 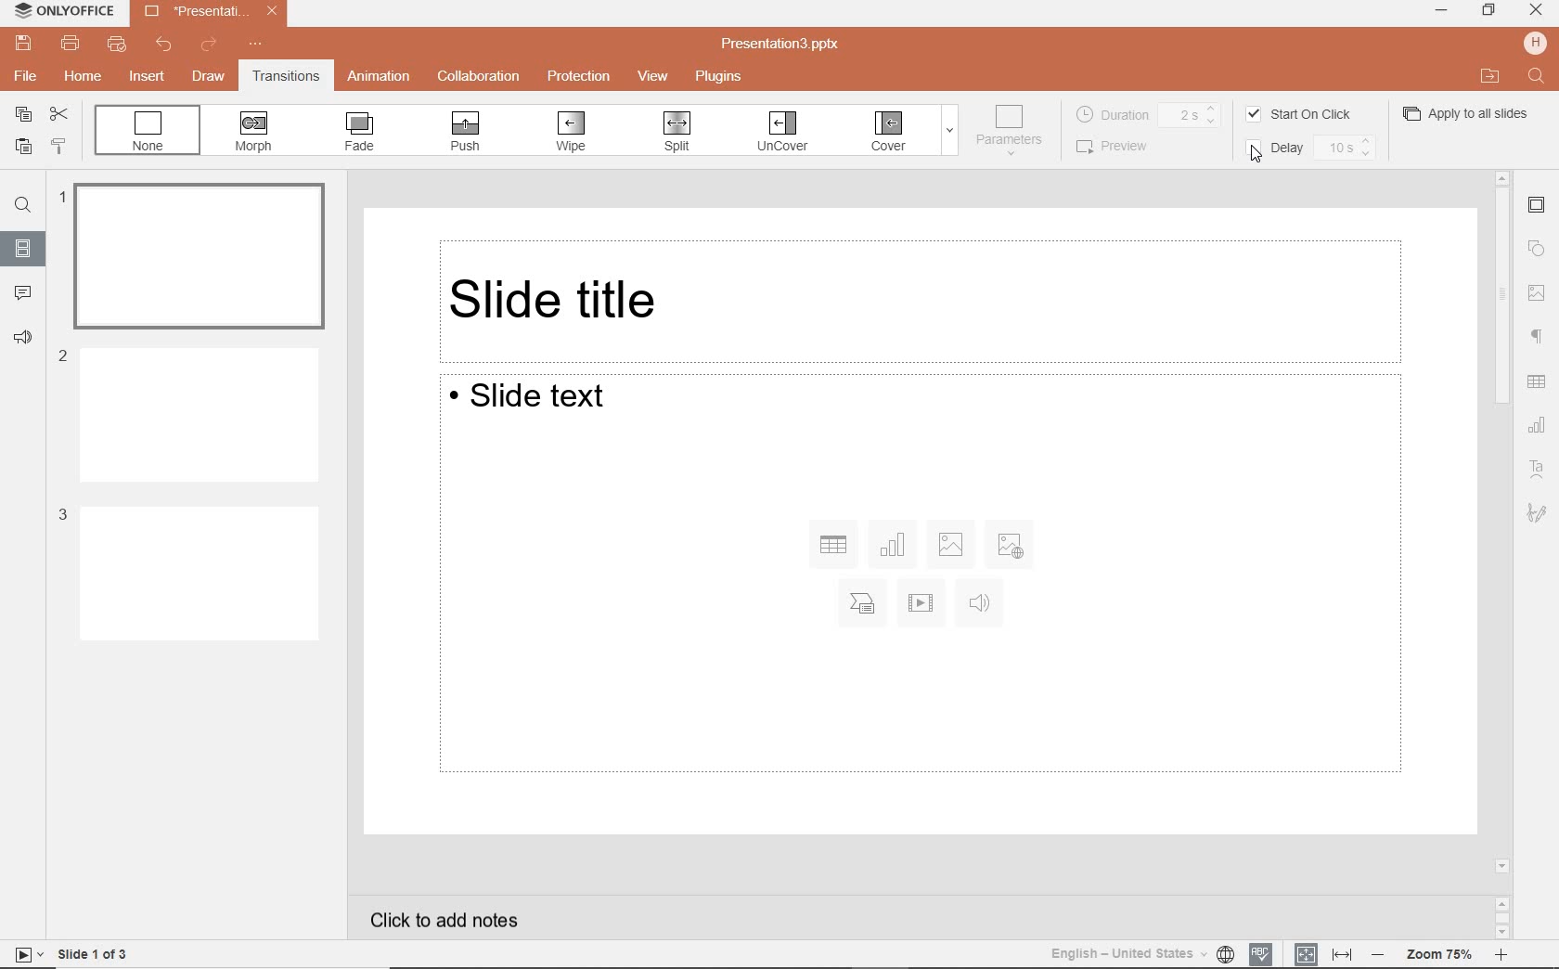 What do you see at coordinates (380, 76) in the screenshot?
I see `animation` at bounding box center [380, 76].